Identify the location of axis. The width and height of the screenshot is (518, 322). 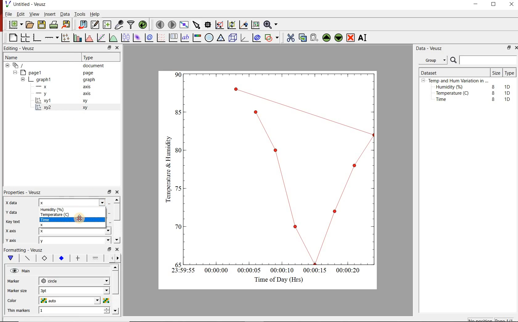
(88, 94).